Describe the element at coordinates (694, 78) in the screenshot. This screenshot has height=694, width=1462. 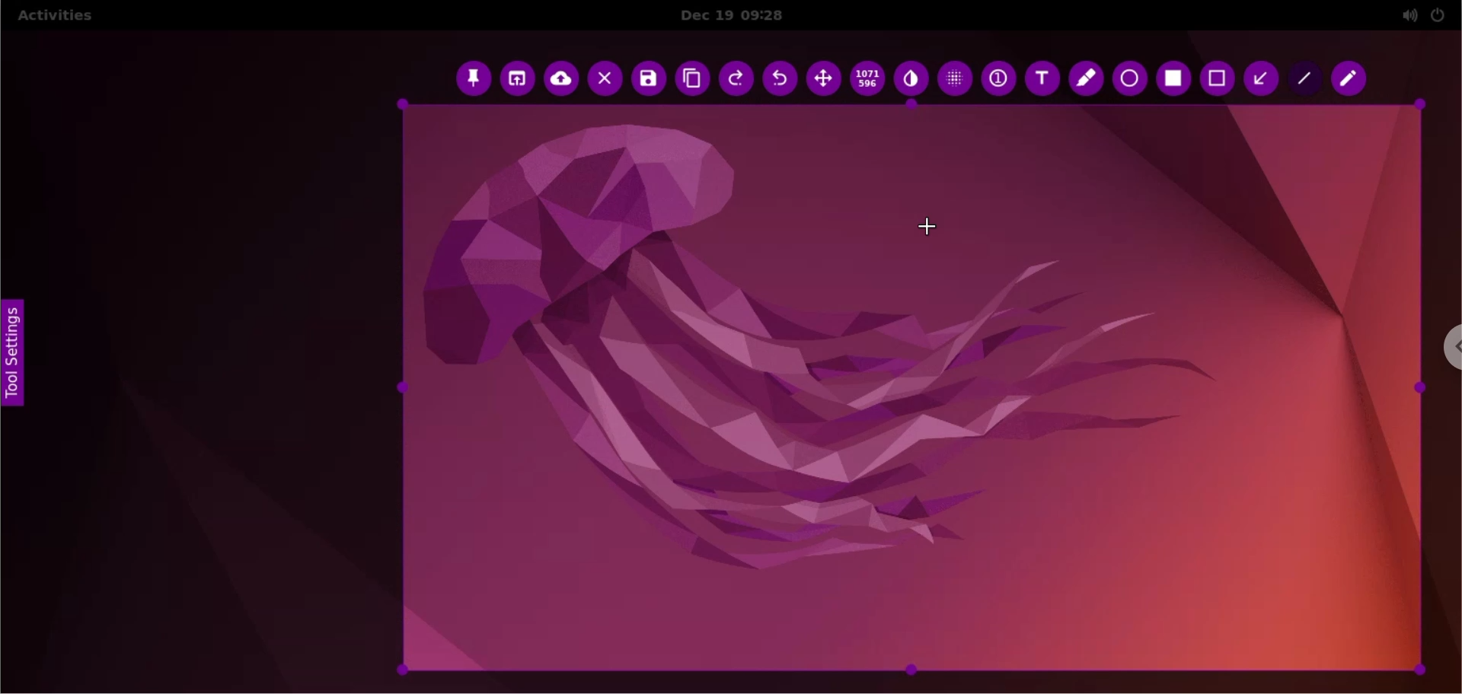
I see `copy to clipboard ` at that location.